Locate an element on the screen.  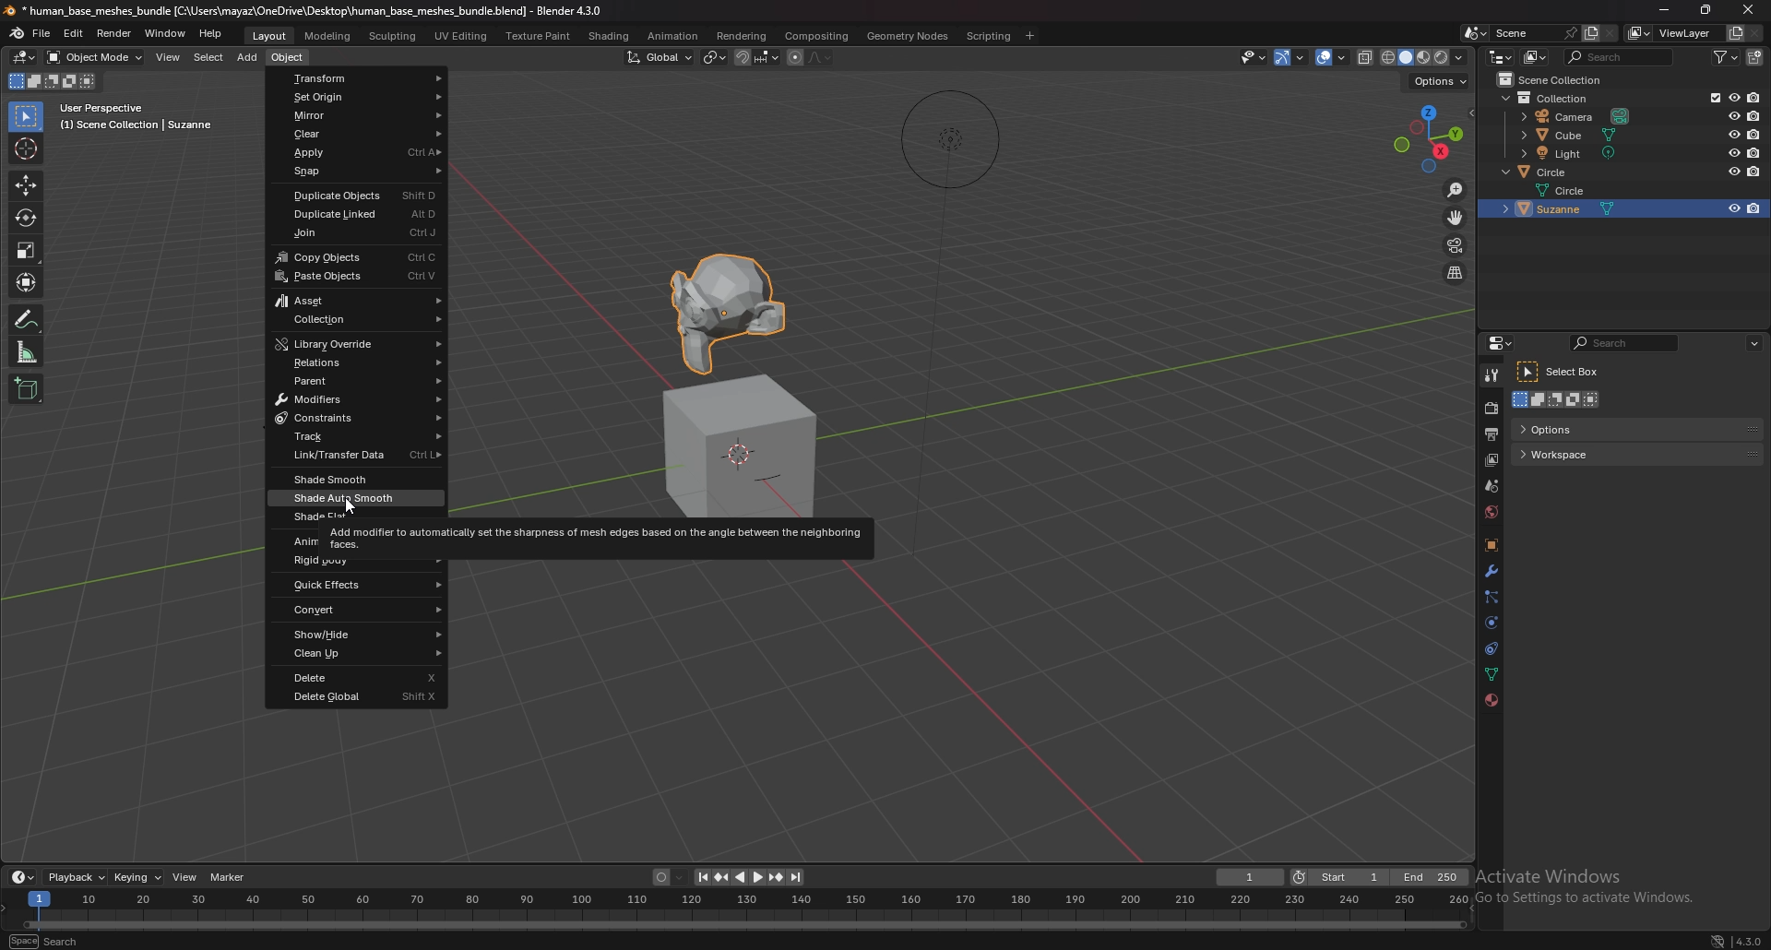
quick effects is located at coordinates (358, 586).